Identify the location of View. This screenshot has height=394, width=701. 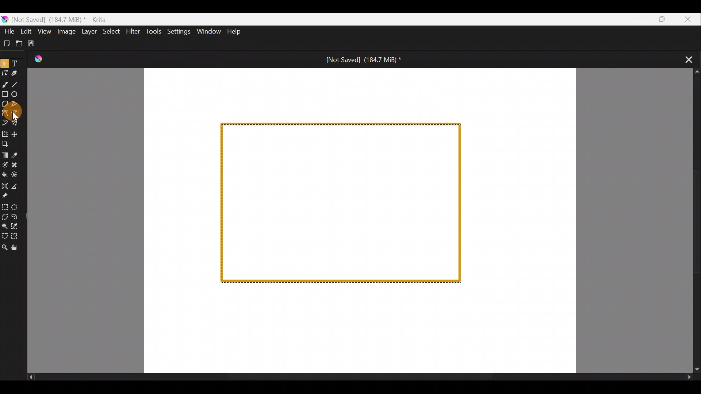
(44, 31).